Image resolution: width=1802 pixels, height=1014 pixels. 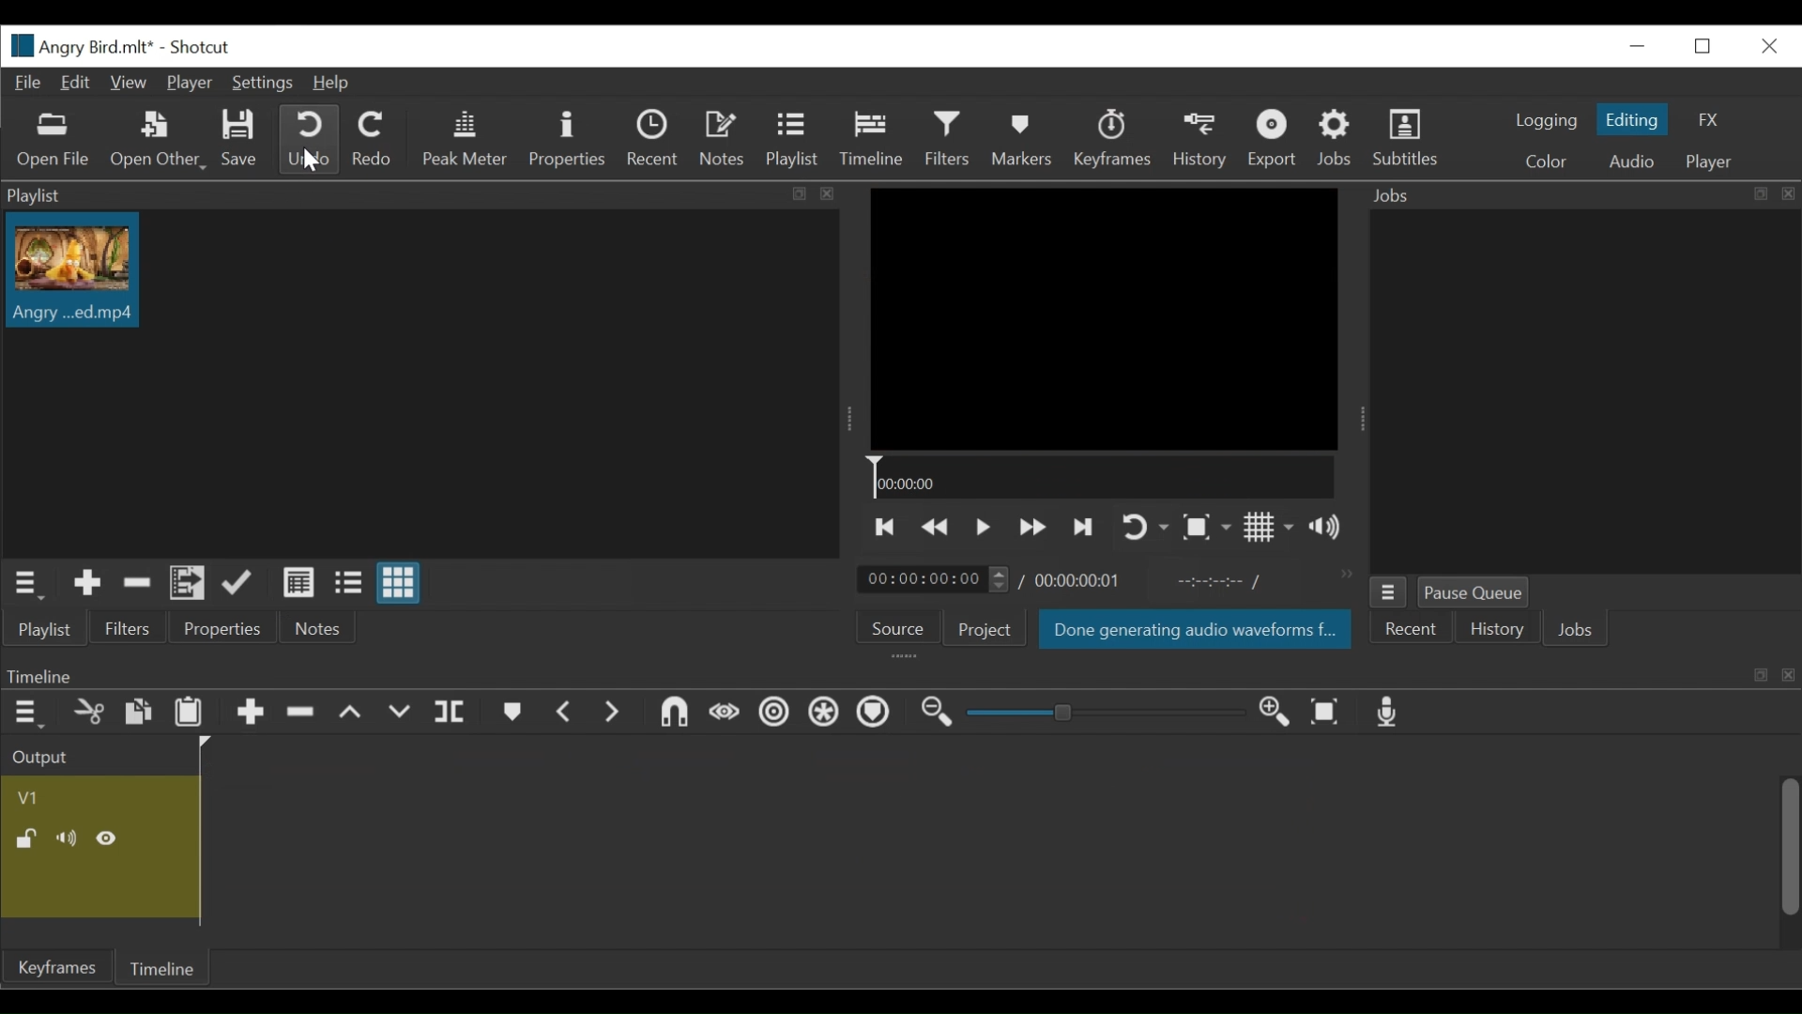 What do you see at coordinates (300, 713) in the screenshot?
I see `Ripple delete` at bounding box center [300, 713].